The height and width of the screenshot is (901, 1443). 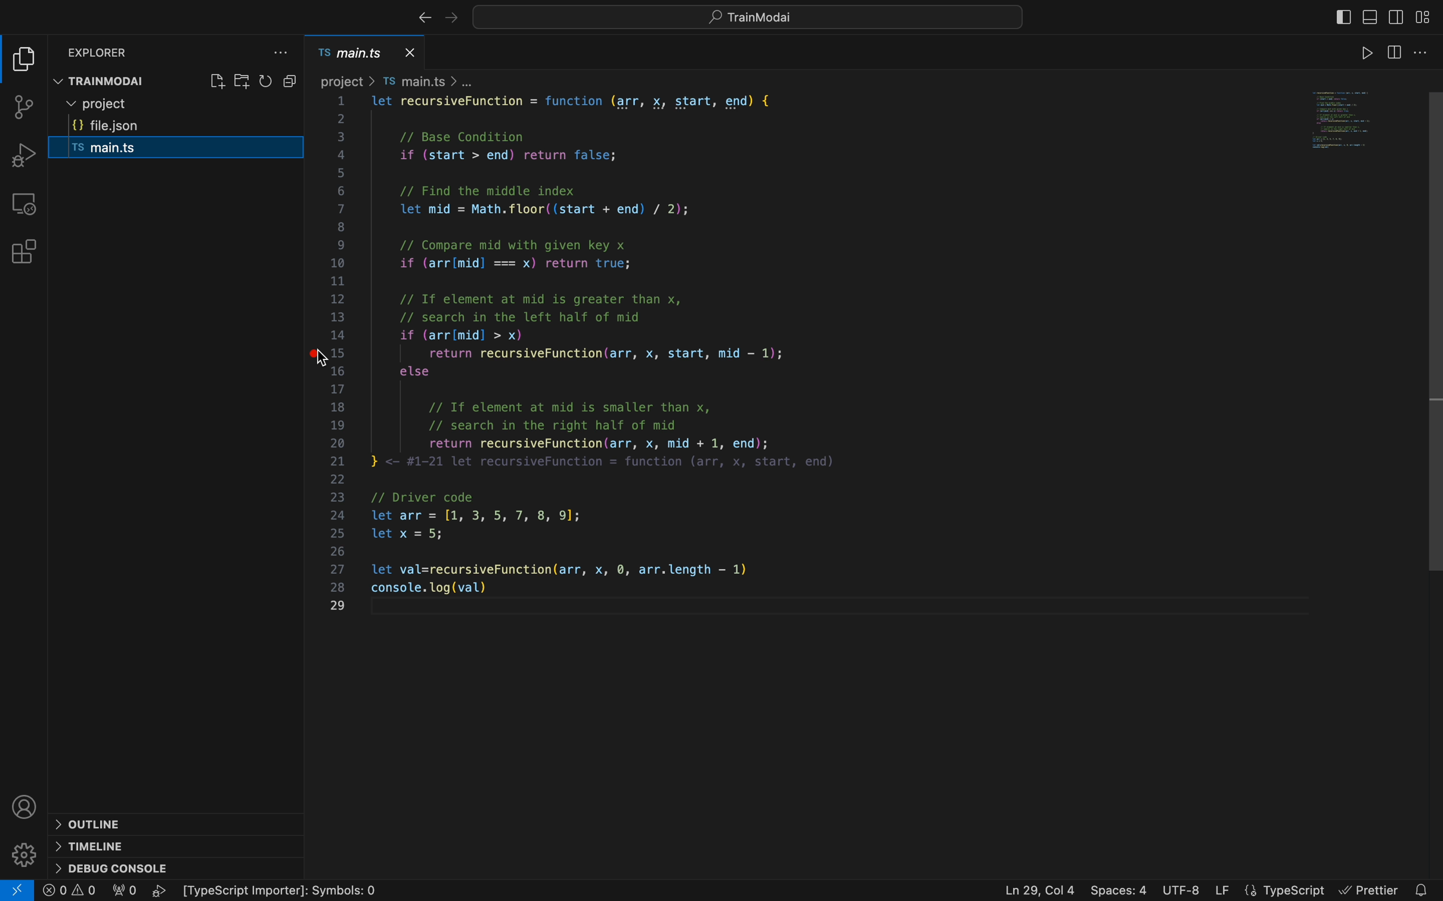 I want to click on file explore settings, so click(x=283, y=55).